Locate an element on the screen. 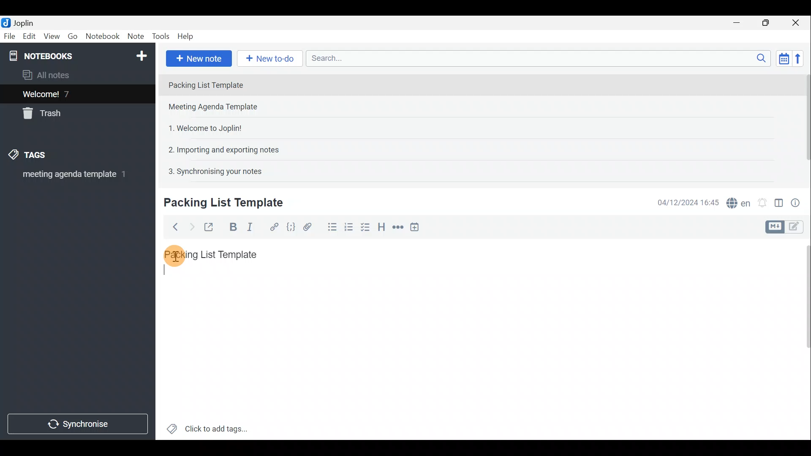  Note properties is located at coordinates (798, 201).